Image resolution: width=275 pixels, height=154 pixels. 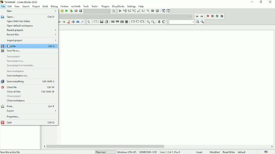 What do you see at coordinates (217, 17) in the screenshot?
I see `Next bookmark` at bounding box center [217, 17].